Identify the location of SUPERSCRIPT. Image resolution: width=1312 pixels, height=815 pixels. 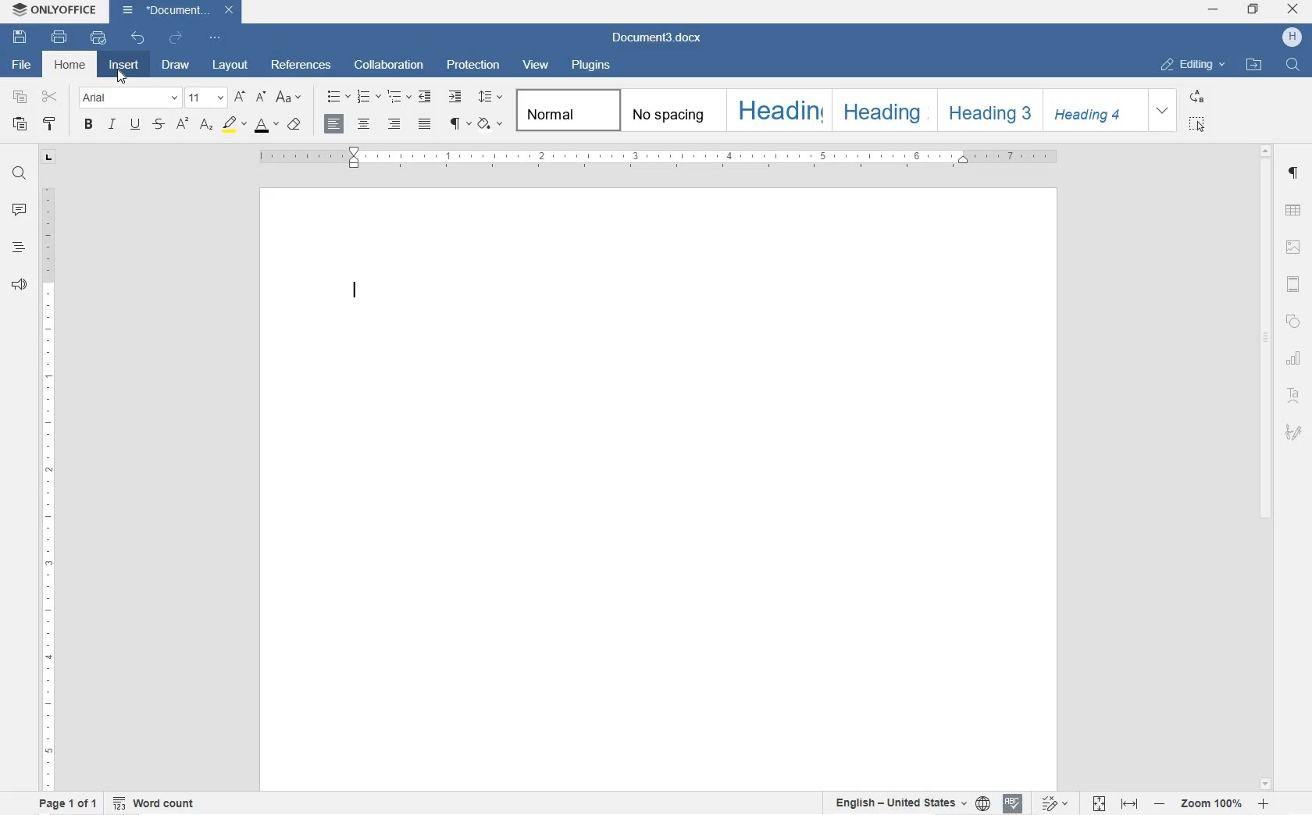
(180, 125).